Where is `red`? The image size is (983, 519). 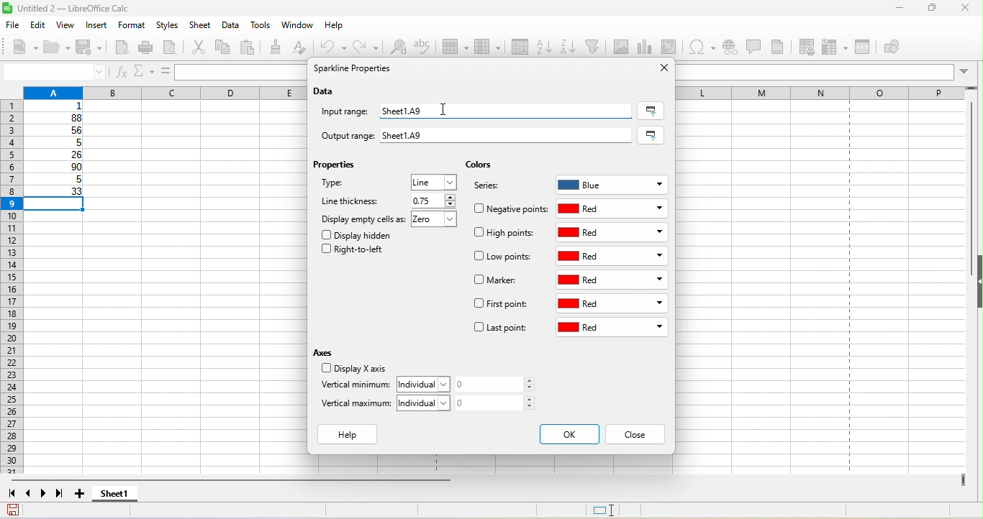 red is located at coordinates (615, 280).